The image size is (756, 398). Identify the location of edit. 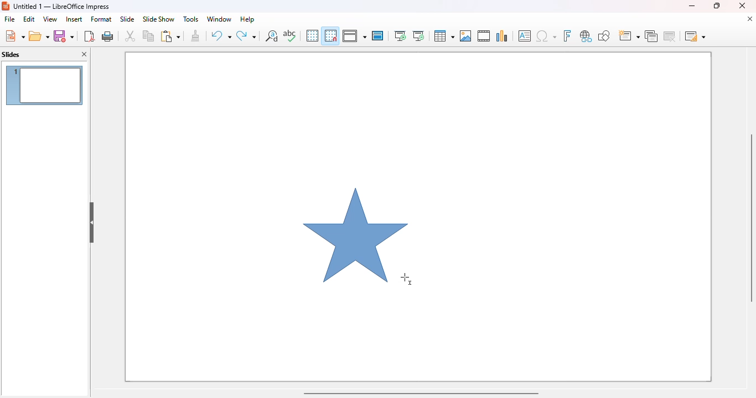
(29, 19).